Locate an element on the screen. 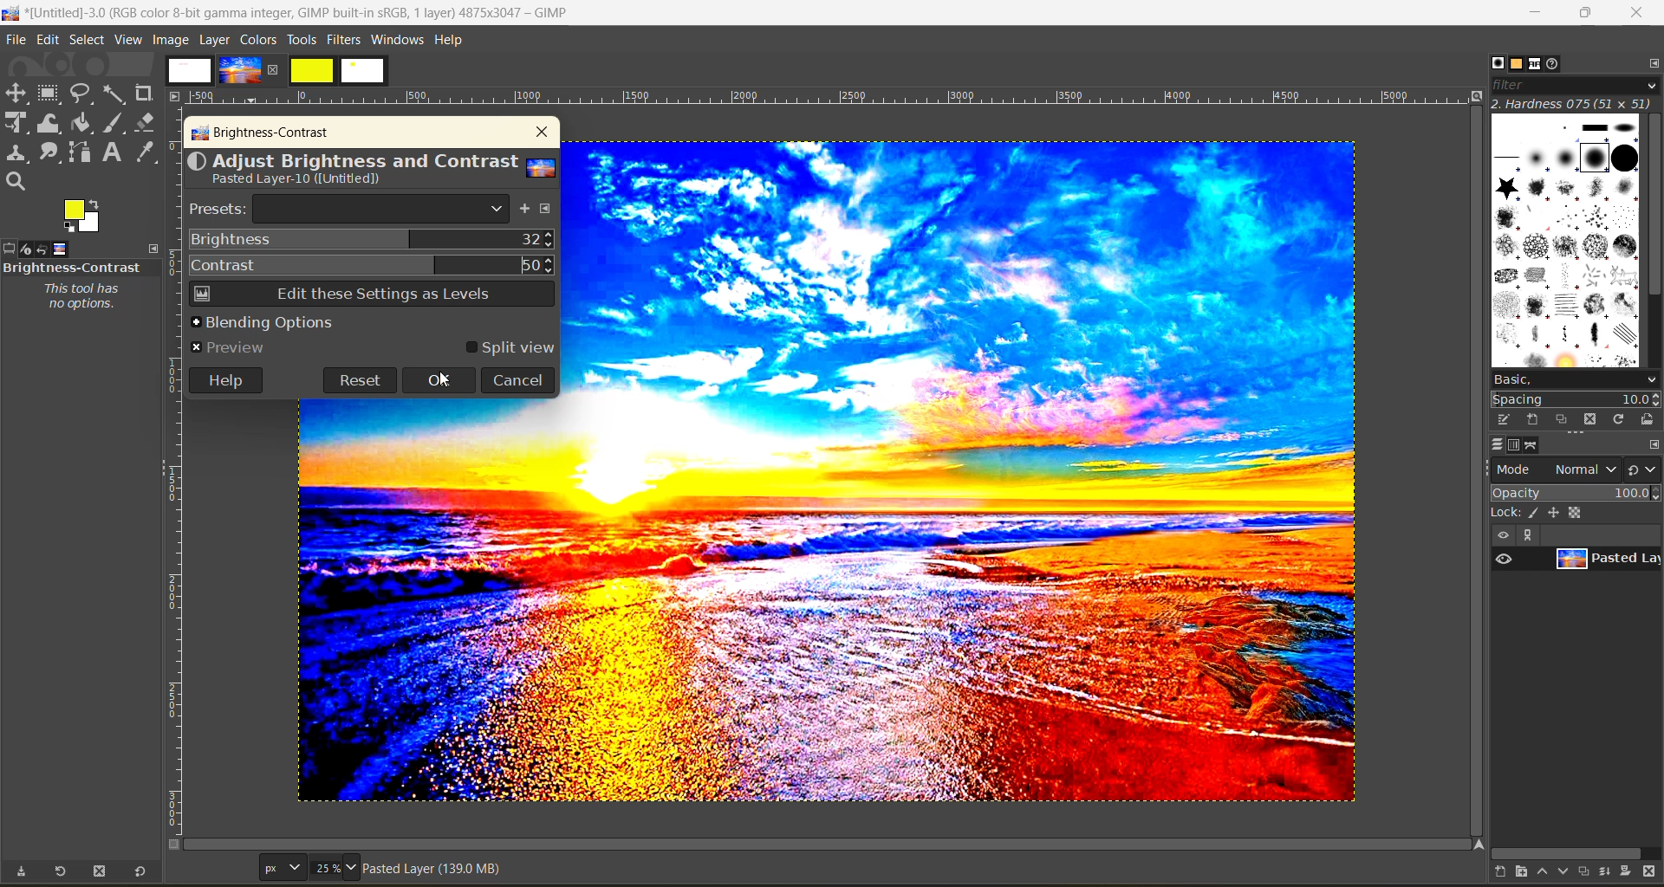 The height and width of the screenshot is (887, 1664). horizontal scroll bar is located at coordinates (1570, 853).